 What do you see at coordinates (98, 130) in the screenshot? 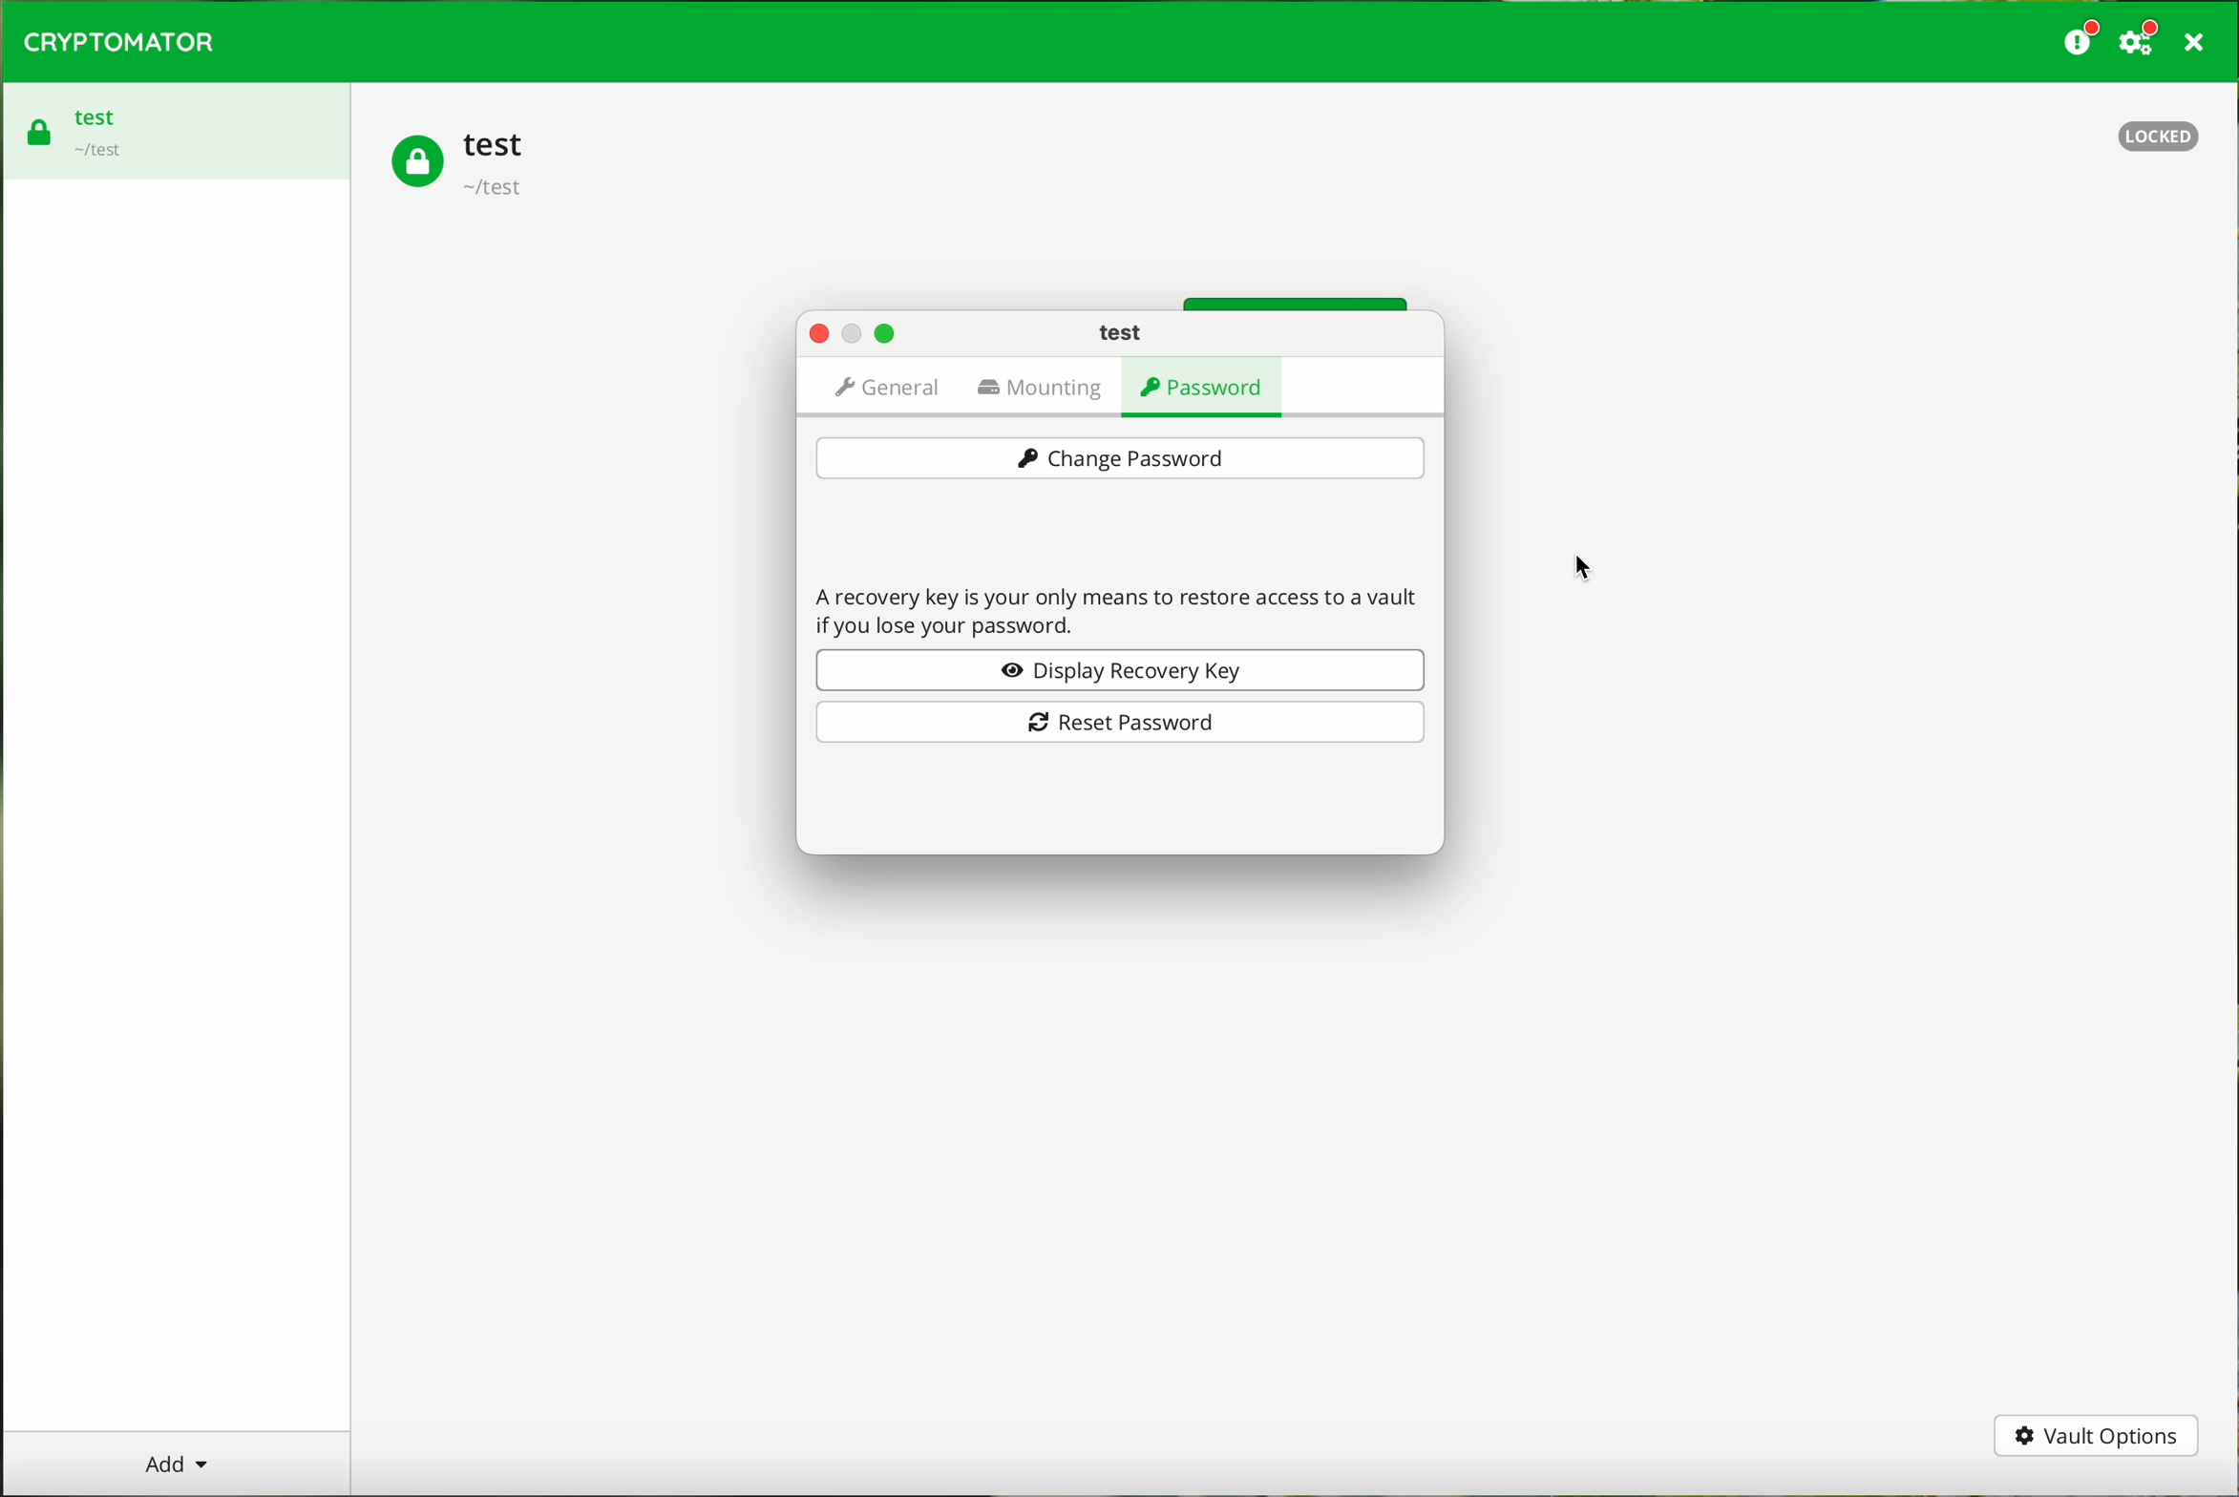
I see `test vault` at bounding box center [98, 130].